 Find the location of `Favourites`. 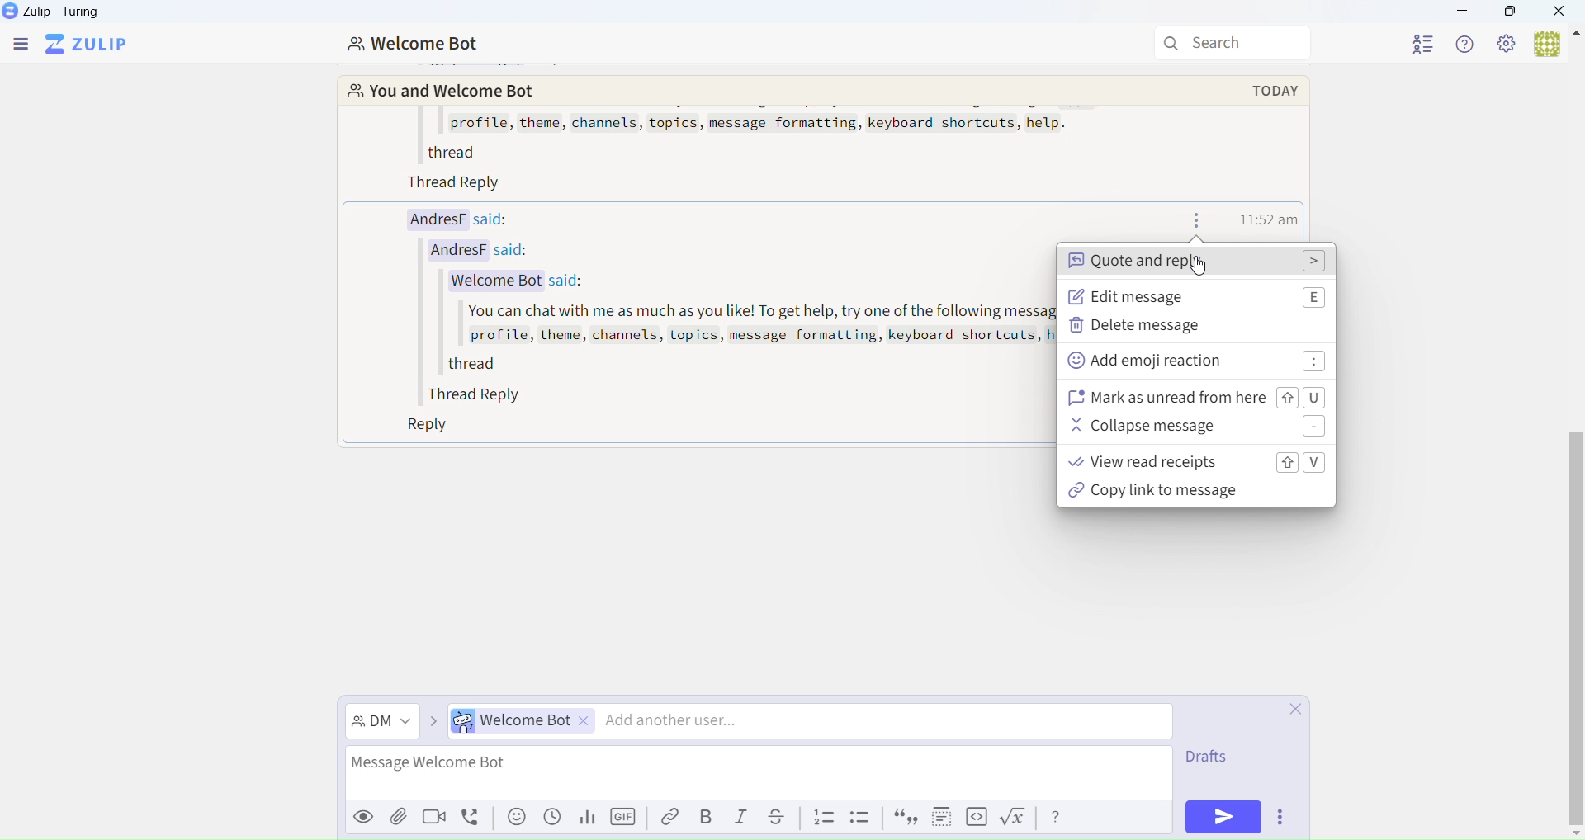

Favourites is located at coordinates (1223, 222).